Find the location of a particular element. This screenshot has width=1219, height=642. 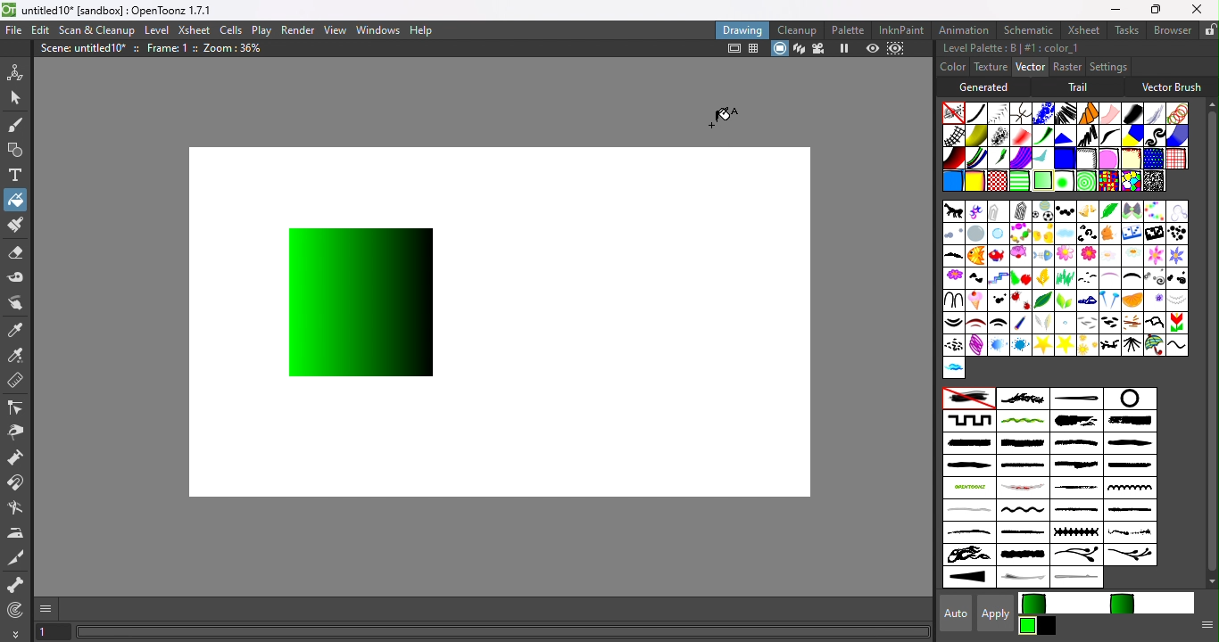

ant is located at coordinates (953, 212).